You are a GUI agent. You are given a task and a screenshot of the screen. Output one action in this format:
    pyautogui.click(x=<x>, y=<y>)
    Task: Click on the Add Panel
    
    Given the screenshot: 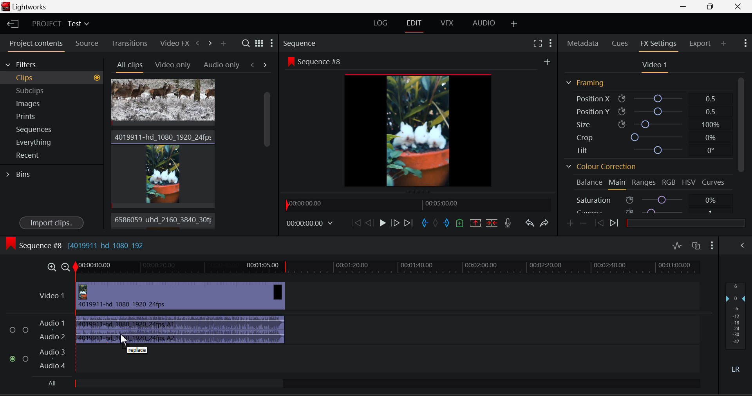 What is the action you would take?
    pyautogui.click(x=724, y=44)
    